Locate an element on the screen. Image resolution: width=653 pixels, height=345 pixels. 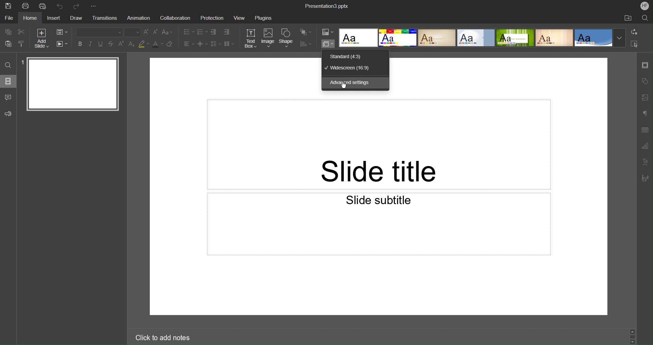
Slides is located at coordinates (8, 81).